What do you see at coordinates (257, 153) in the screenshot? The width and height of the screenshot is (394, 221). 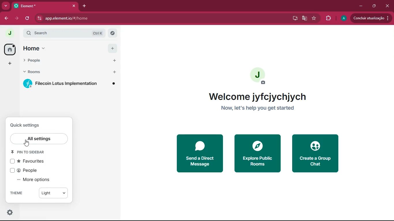 I see `explore public rooms` at bounding box center [257, 153].